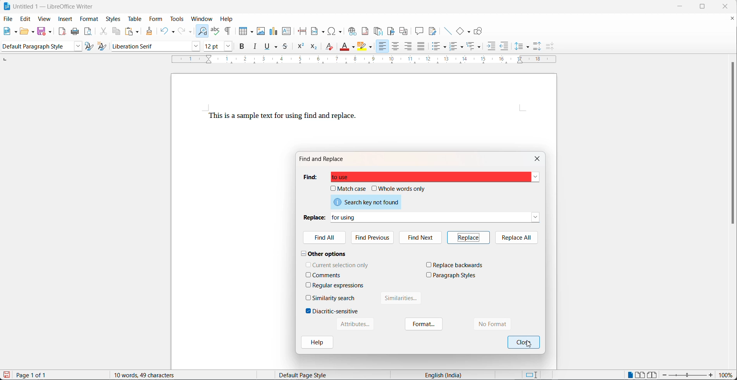  Describe the element at coordinates (267, 47) in the screenshot. I see `underline` at that location.